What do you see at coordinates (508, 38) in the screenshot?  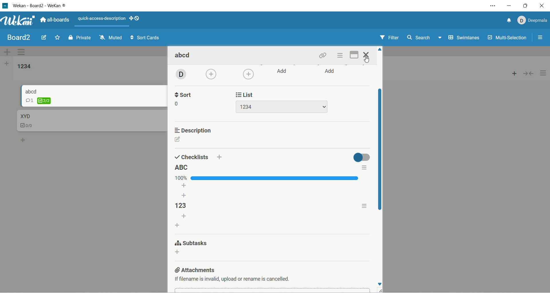 I see `multi-selection` at bounding box center [508, 38].